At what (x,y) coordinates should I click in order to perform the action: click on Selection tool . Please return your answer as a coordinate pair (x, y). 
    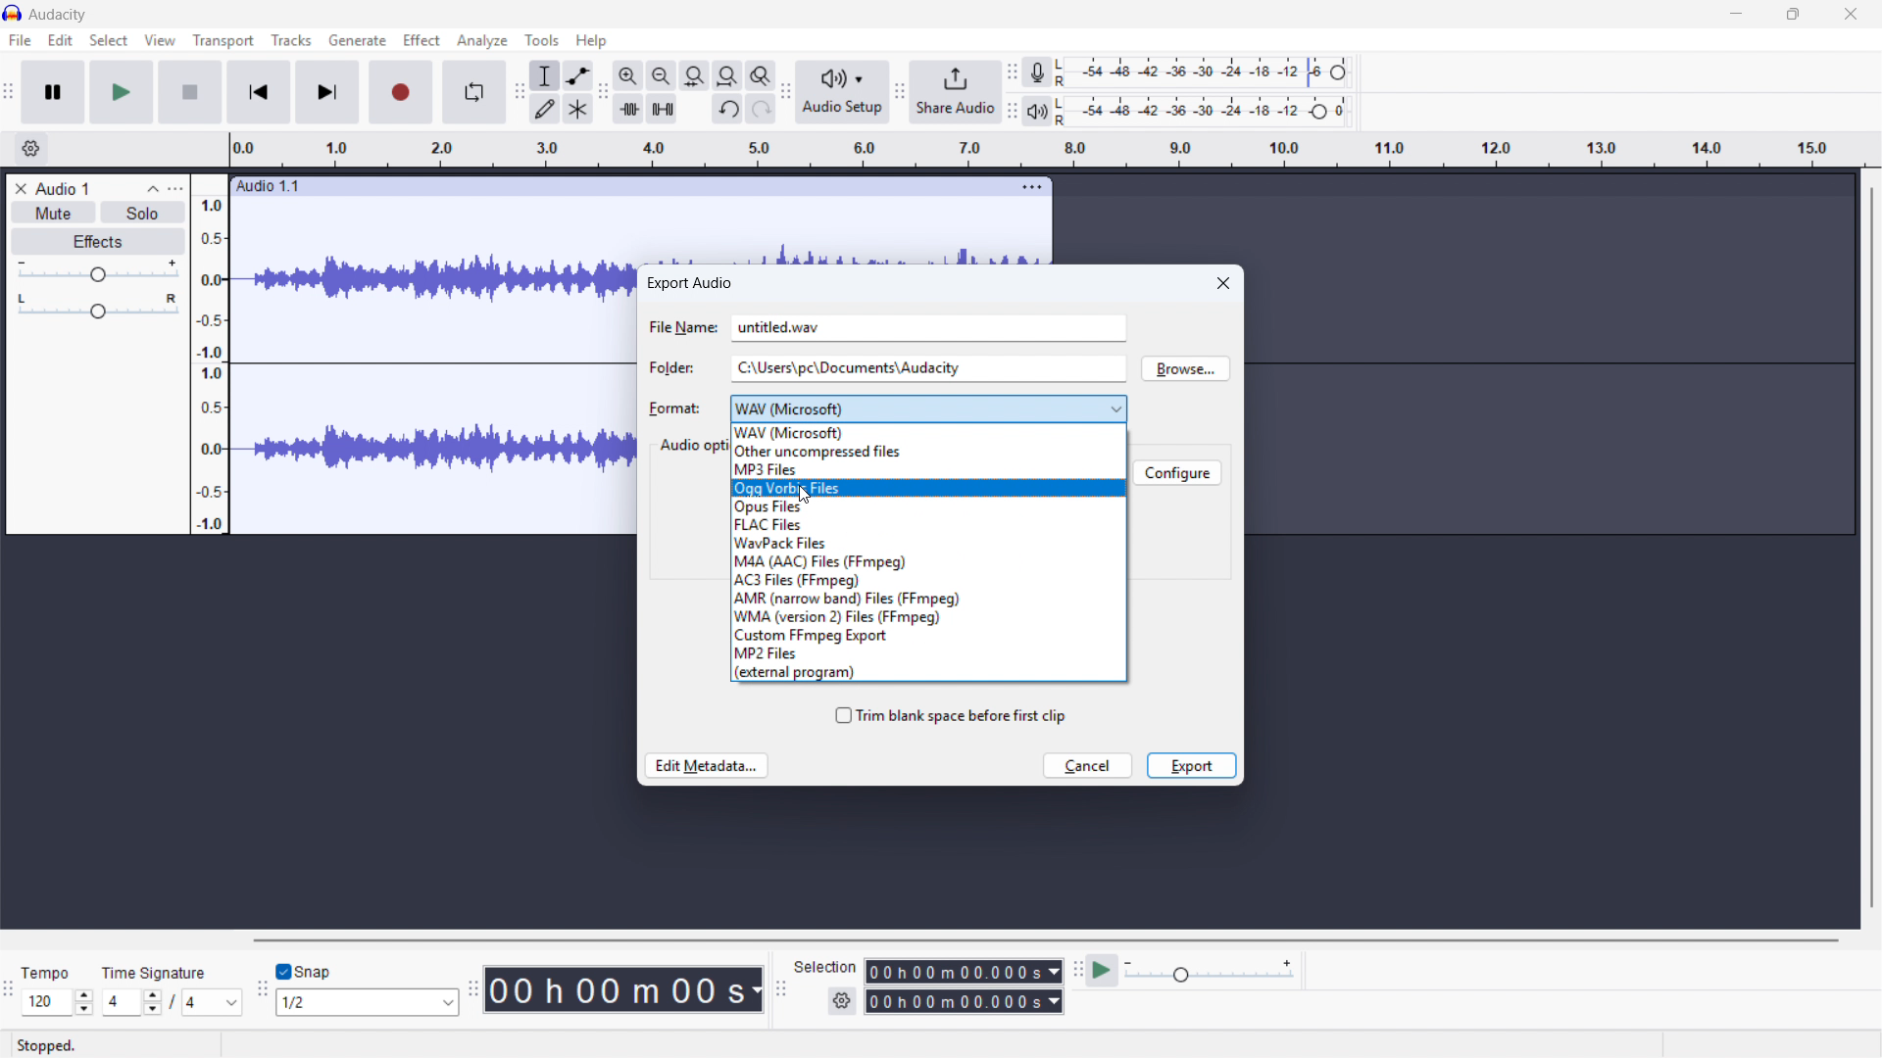
    Looking at the image, I should click on (544, 74).